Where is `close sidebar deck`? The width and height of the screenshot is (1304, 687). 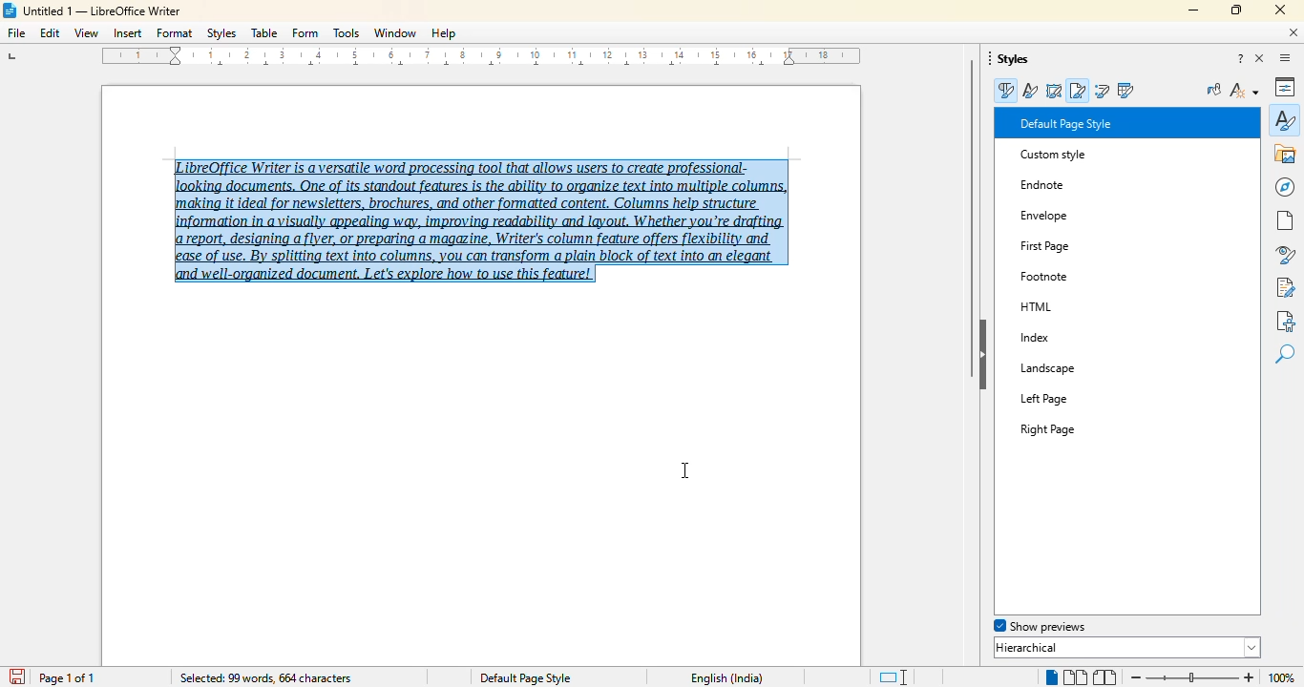
close sidebar deck is located at coordinates (1261, 59).